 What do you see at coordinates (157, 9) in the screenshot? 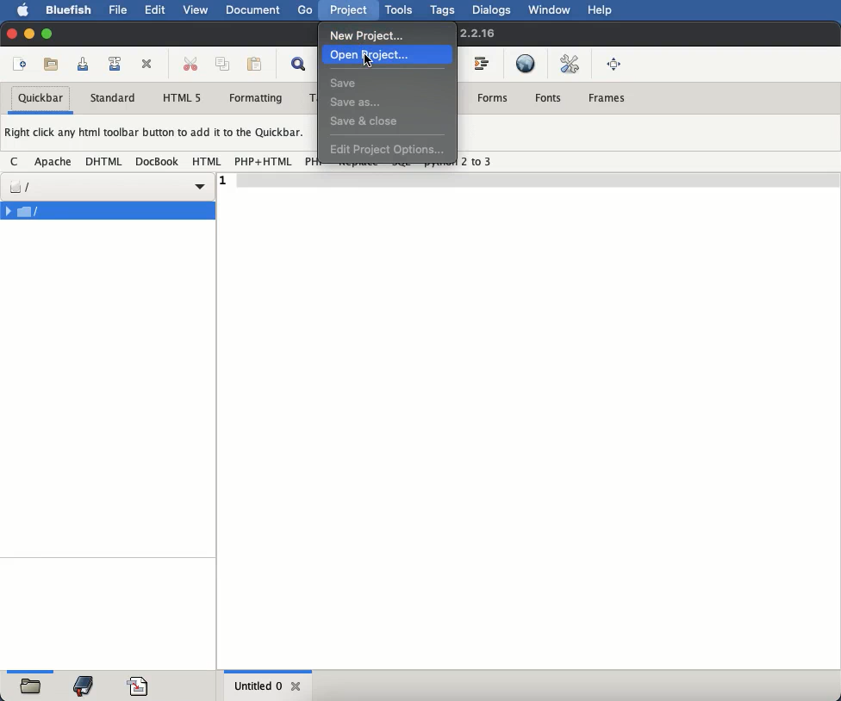
I see `edit` at bounding box center [157, 9].